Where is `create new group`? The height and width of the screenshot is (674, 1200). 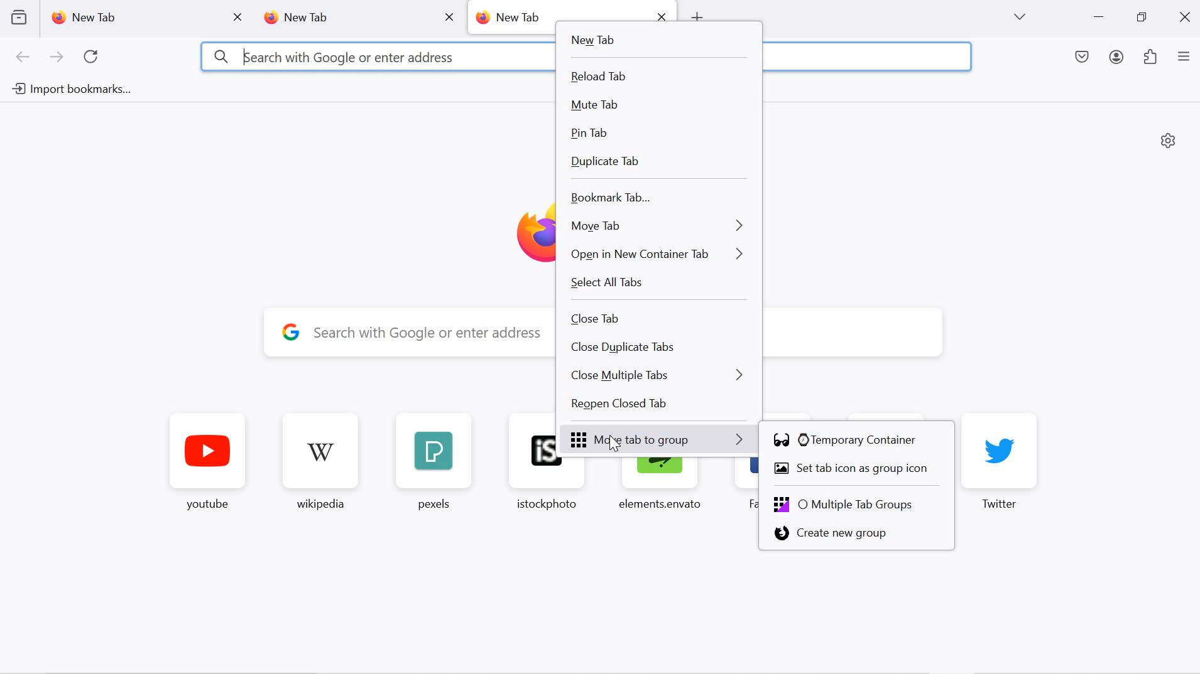 create new group is located at coordinates (851, 535).